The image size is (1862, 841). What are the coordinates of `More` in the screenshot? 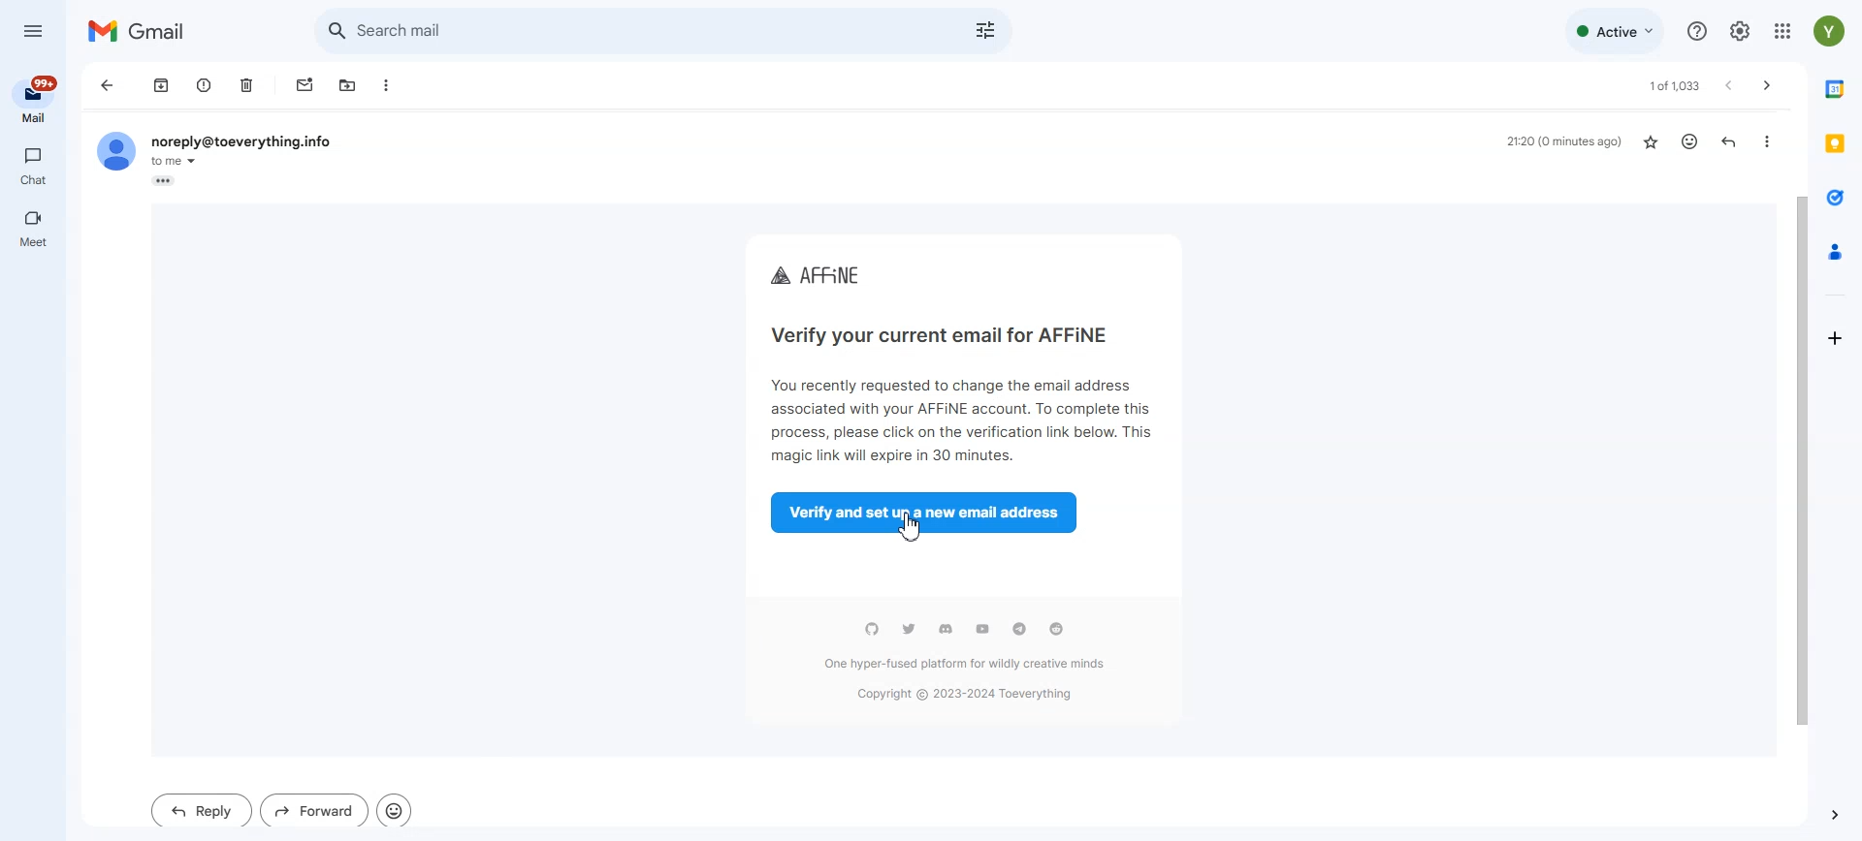 It's located at (1763, 140).